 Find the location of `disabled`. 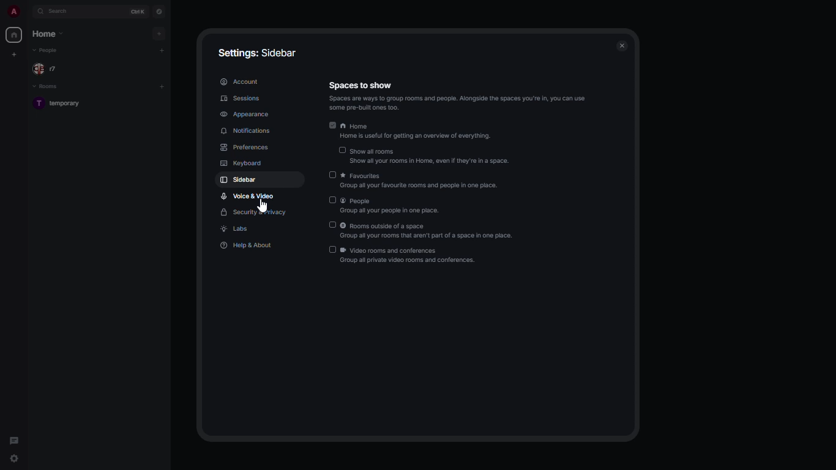

disabled is located at coordinates (333, 224).